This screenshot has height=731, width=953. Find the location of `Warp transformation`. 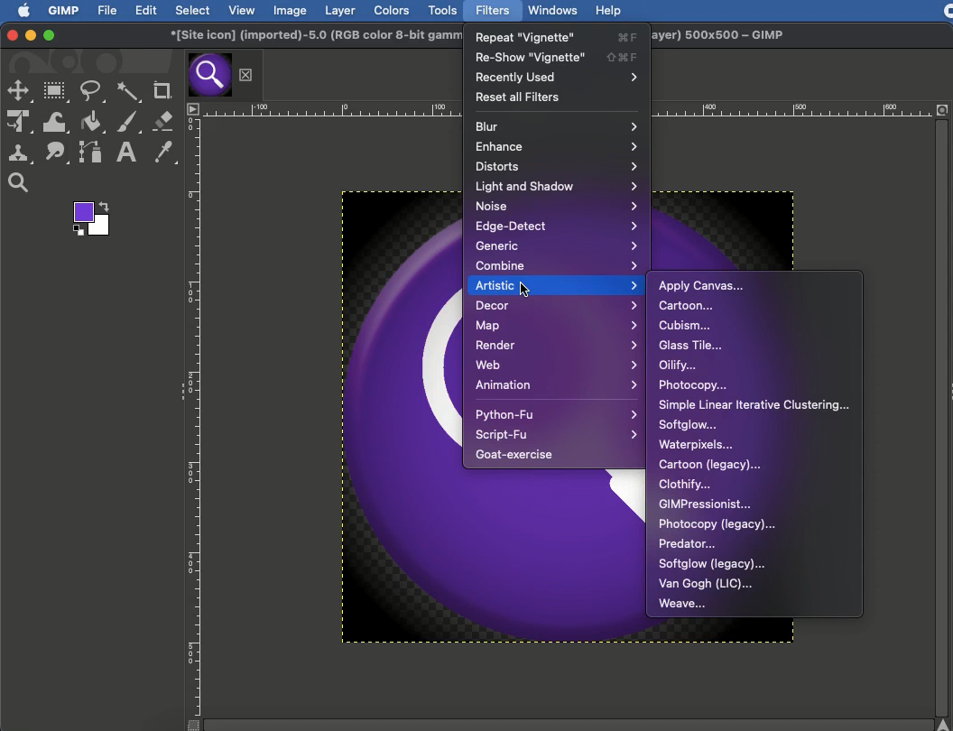

Warp transformation is located at coordinates (56, 123).